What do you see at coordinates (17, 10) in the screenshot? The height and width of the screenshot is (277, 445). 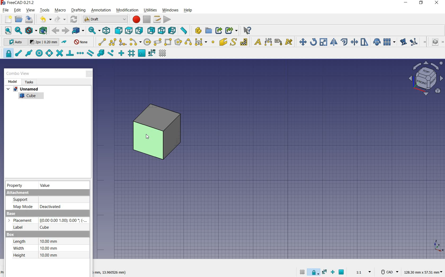 I see `edit` at bounding box center [17, 10].